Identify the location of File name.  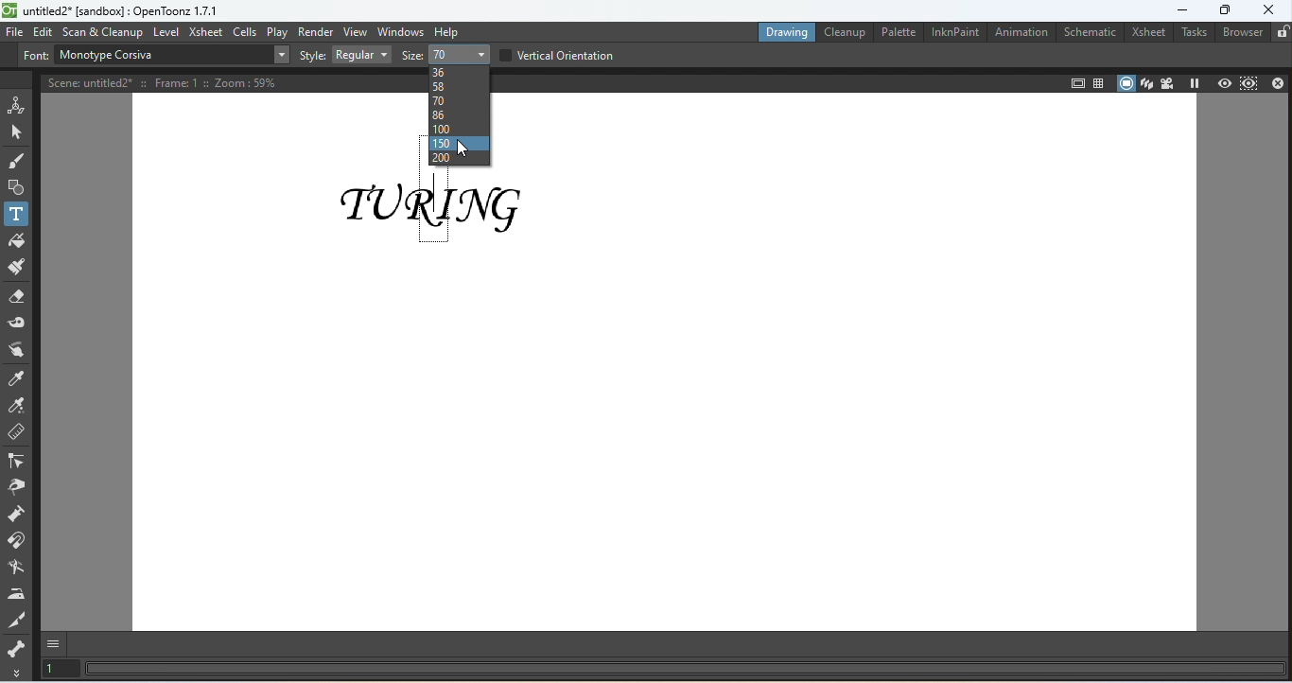
(113, 9).